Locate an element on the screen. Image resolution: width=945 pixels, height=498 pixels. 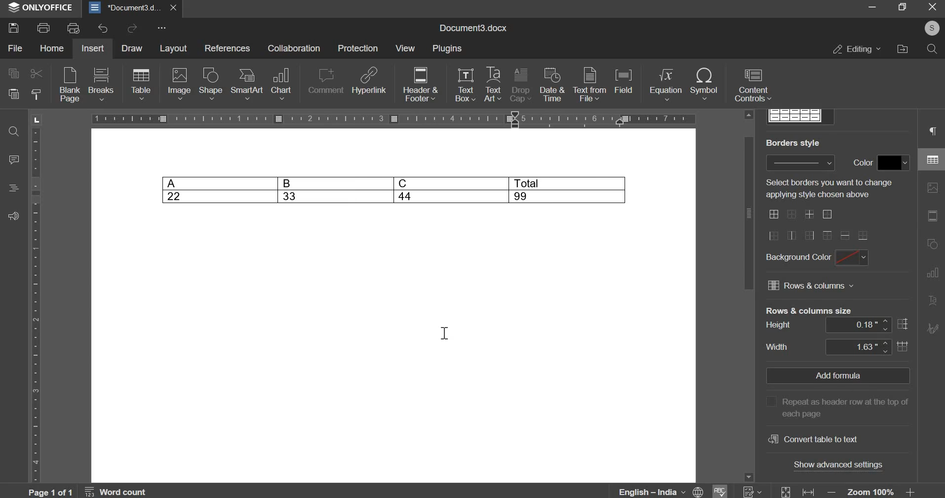
close is located at coordinates (173, 8).